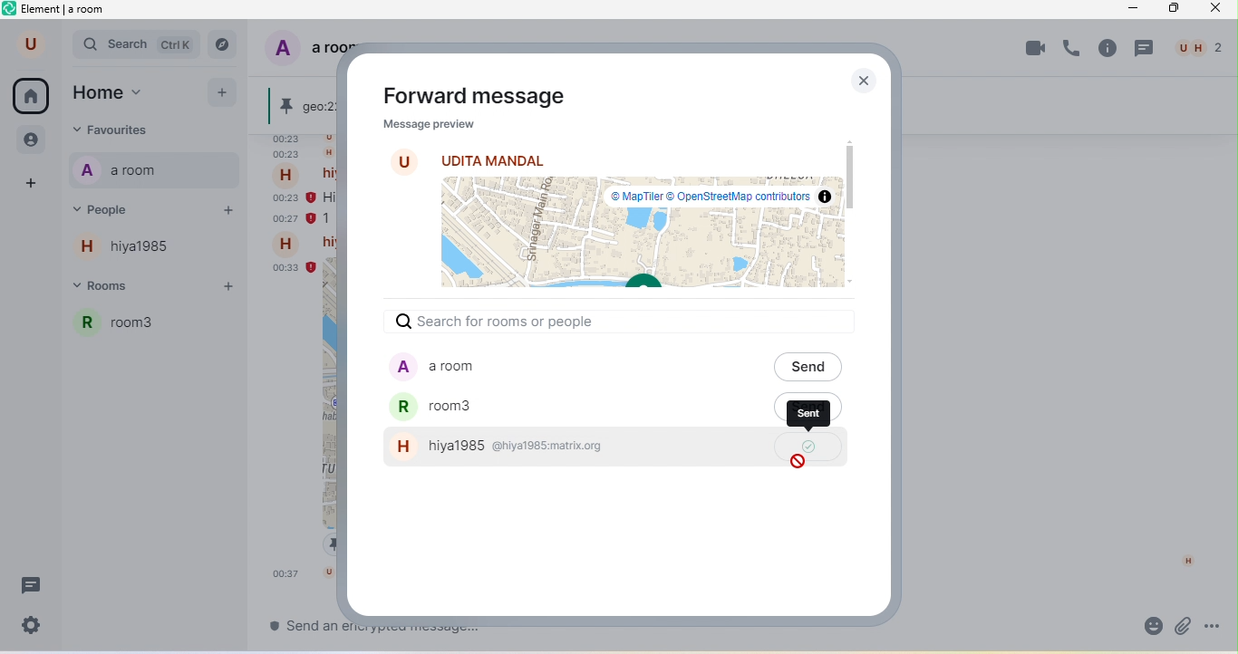  Describe the element at coordinates (29, 140) in the screenshot. I see `people` at that location.